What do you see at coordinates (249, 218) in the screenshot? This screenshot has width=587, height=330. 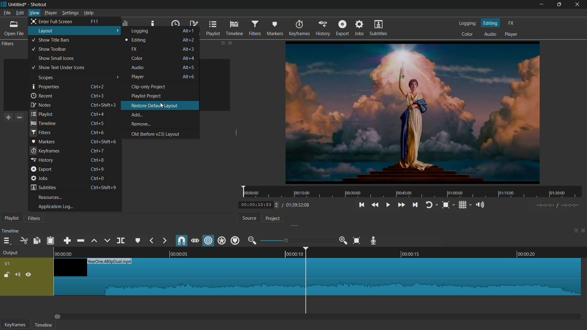 I see `source` at bounding box center [249, 218].